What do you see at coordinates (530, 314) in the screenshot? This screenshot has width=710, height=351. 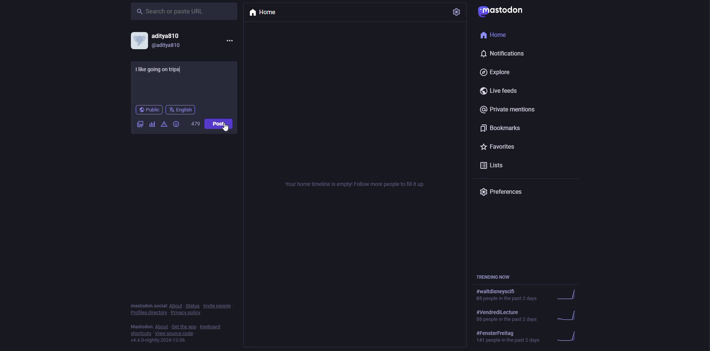 I see `trending now` at bounding box center [530, 314].